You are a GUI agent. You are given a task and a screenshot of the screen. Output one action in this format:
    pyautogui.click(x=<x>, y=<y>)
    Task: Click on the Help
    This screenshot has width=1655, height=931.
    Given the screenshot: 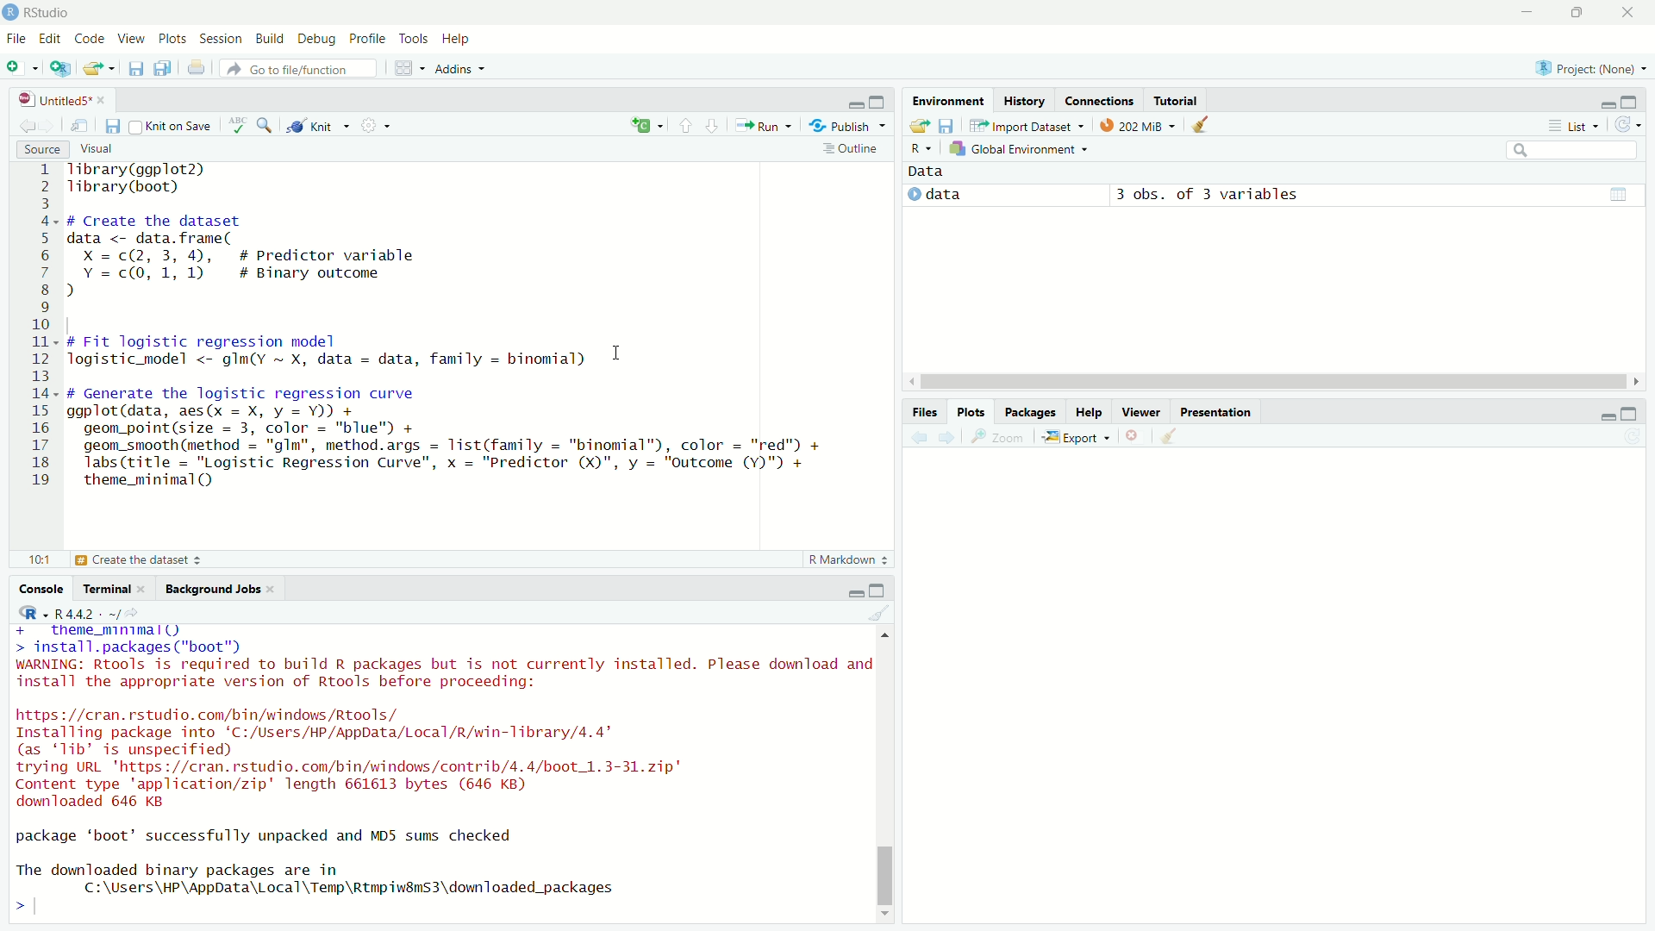 What is the action you would take?
    pyautogui.click(x=1087, y=411)
    